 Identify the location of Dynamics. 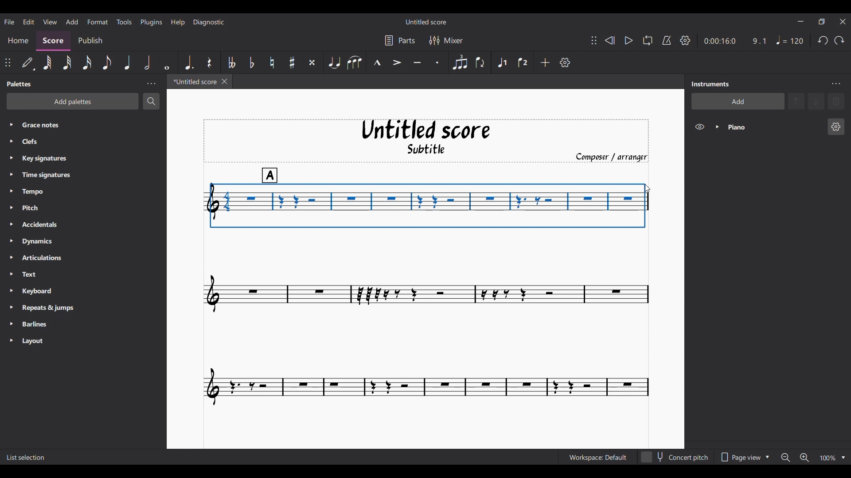
(53, 242).